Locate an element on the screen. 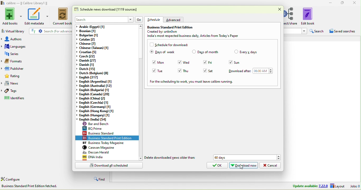 The height and width of the screenshot is (190, 361). created by: unknown is located at coordinates (171, 32).